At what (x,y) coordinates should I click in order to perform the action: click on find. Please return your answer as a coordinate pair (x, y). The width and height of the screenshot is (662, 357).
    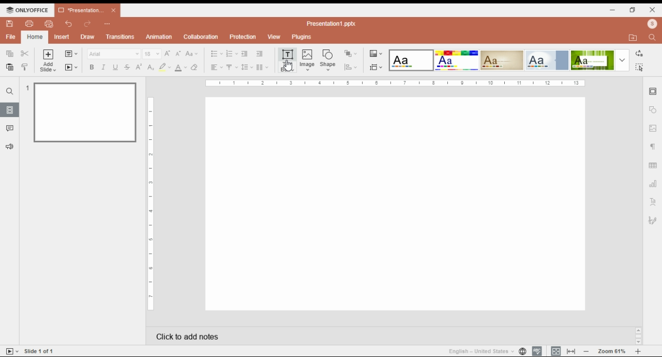
    Looking at the image, I should click on (640, 67).